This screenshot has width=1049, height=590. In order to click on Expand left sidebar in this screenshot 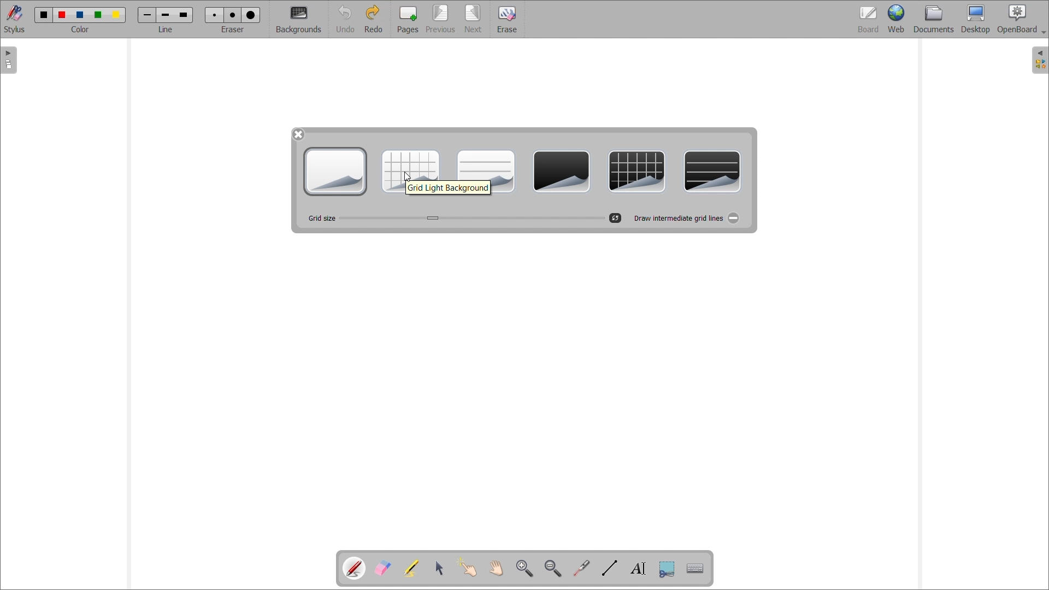, I will do `click(8, 61)`.